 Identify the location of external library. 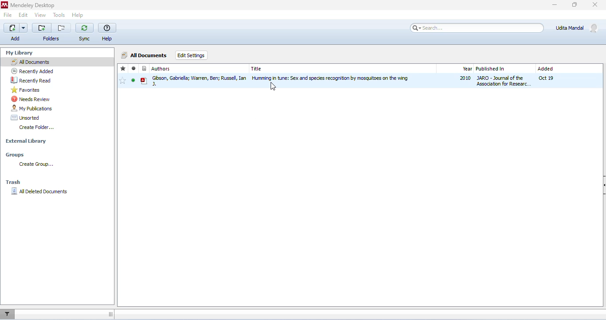
(27, 141).